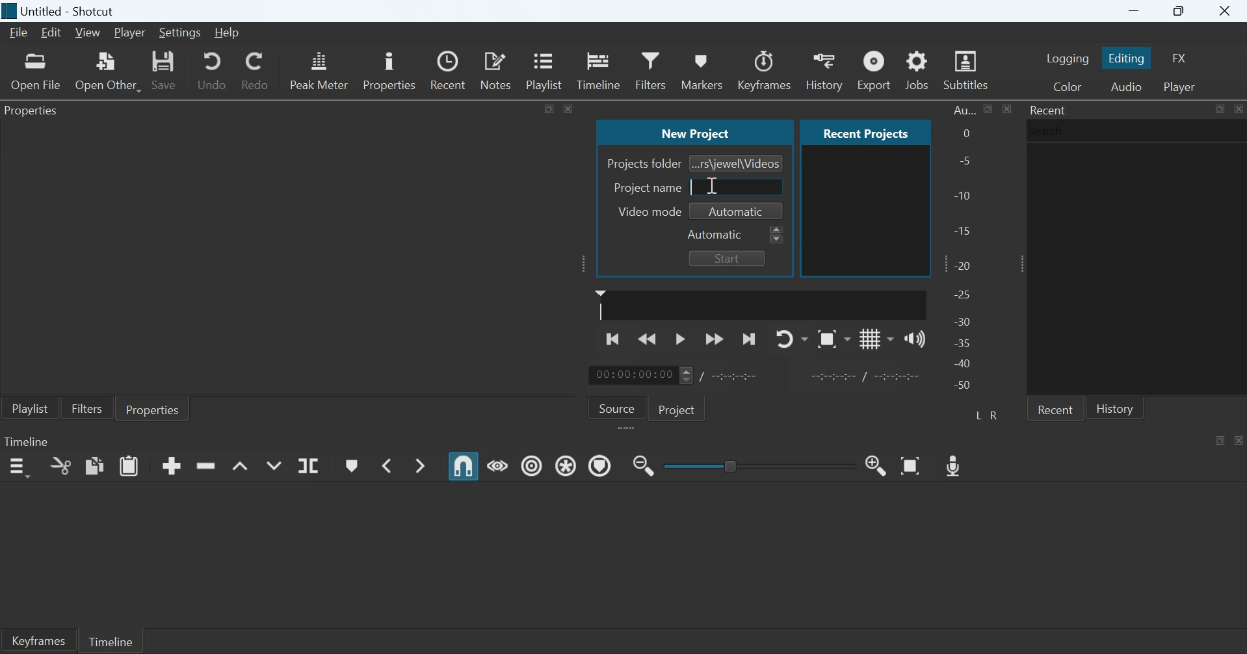 The width and height of the screenshot is (1247, 654). I want to click on Recent, so click(1055, 408).